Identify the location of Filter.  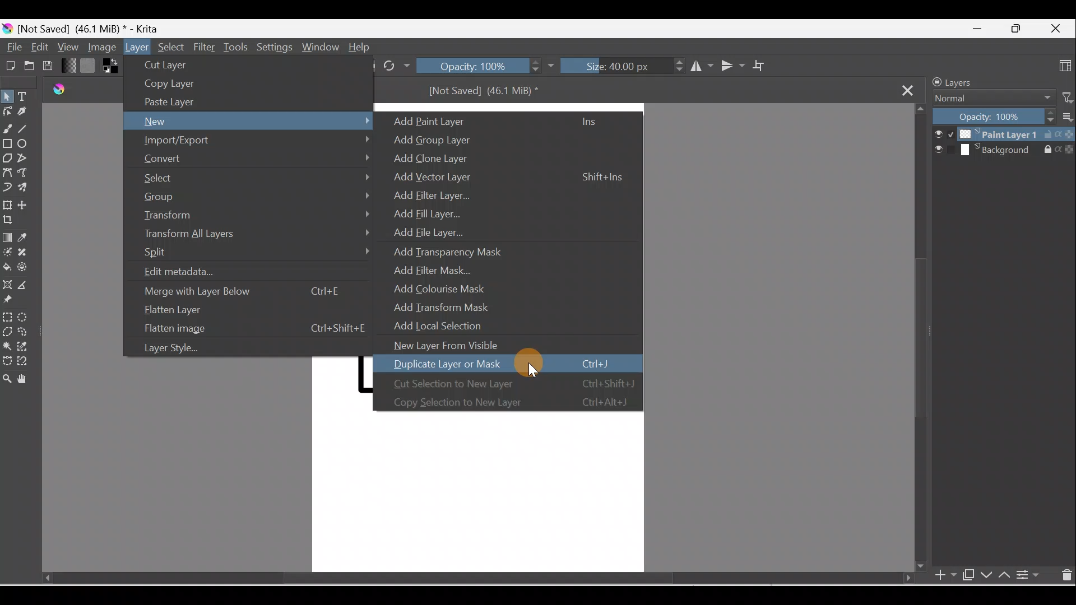
(1063, 97).